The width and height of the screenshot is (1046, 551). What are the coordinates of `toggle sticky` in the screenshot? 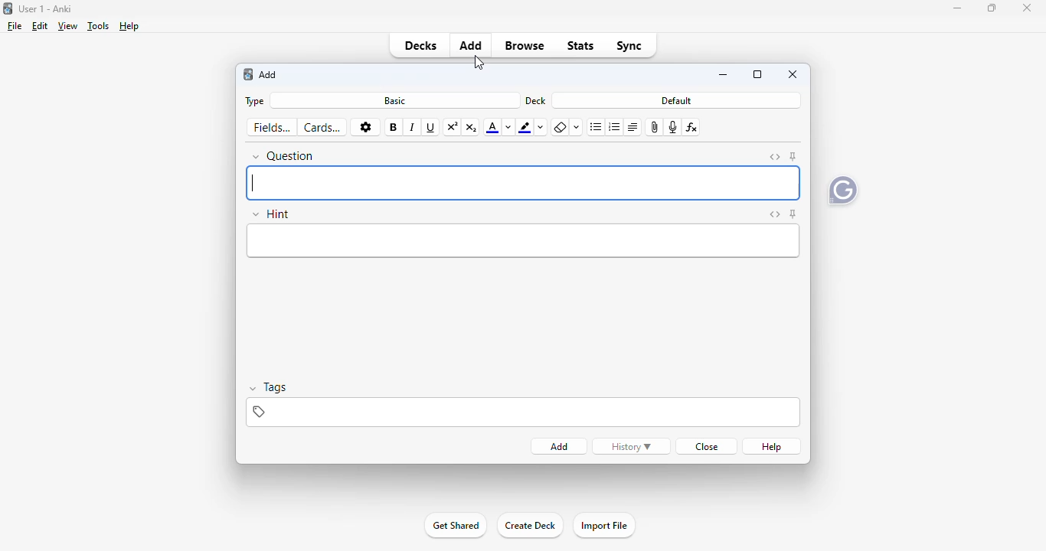 It's located at (793, 214).